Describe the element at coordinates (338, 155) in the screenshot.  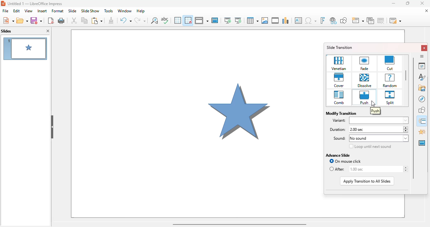
I see `advance slide` at that location.